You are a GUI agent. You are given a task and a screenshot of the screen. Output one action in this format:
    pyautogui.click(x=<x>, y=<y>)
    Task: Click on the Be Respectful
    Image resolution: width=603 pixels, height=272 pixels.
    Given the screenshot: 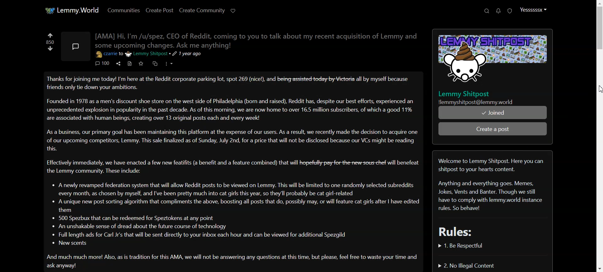 What is the action you would take?
    pyautogui.click(x=465, y=245)
    